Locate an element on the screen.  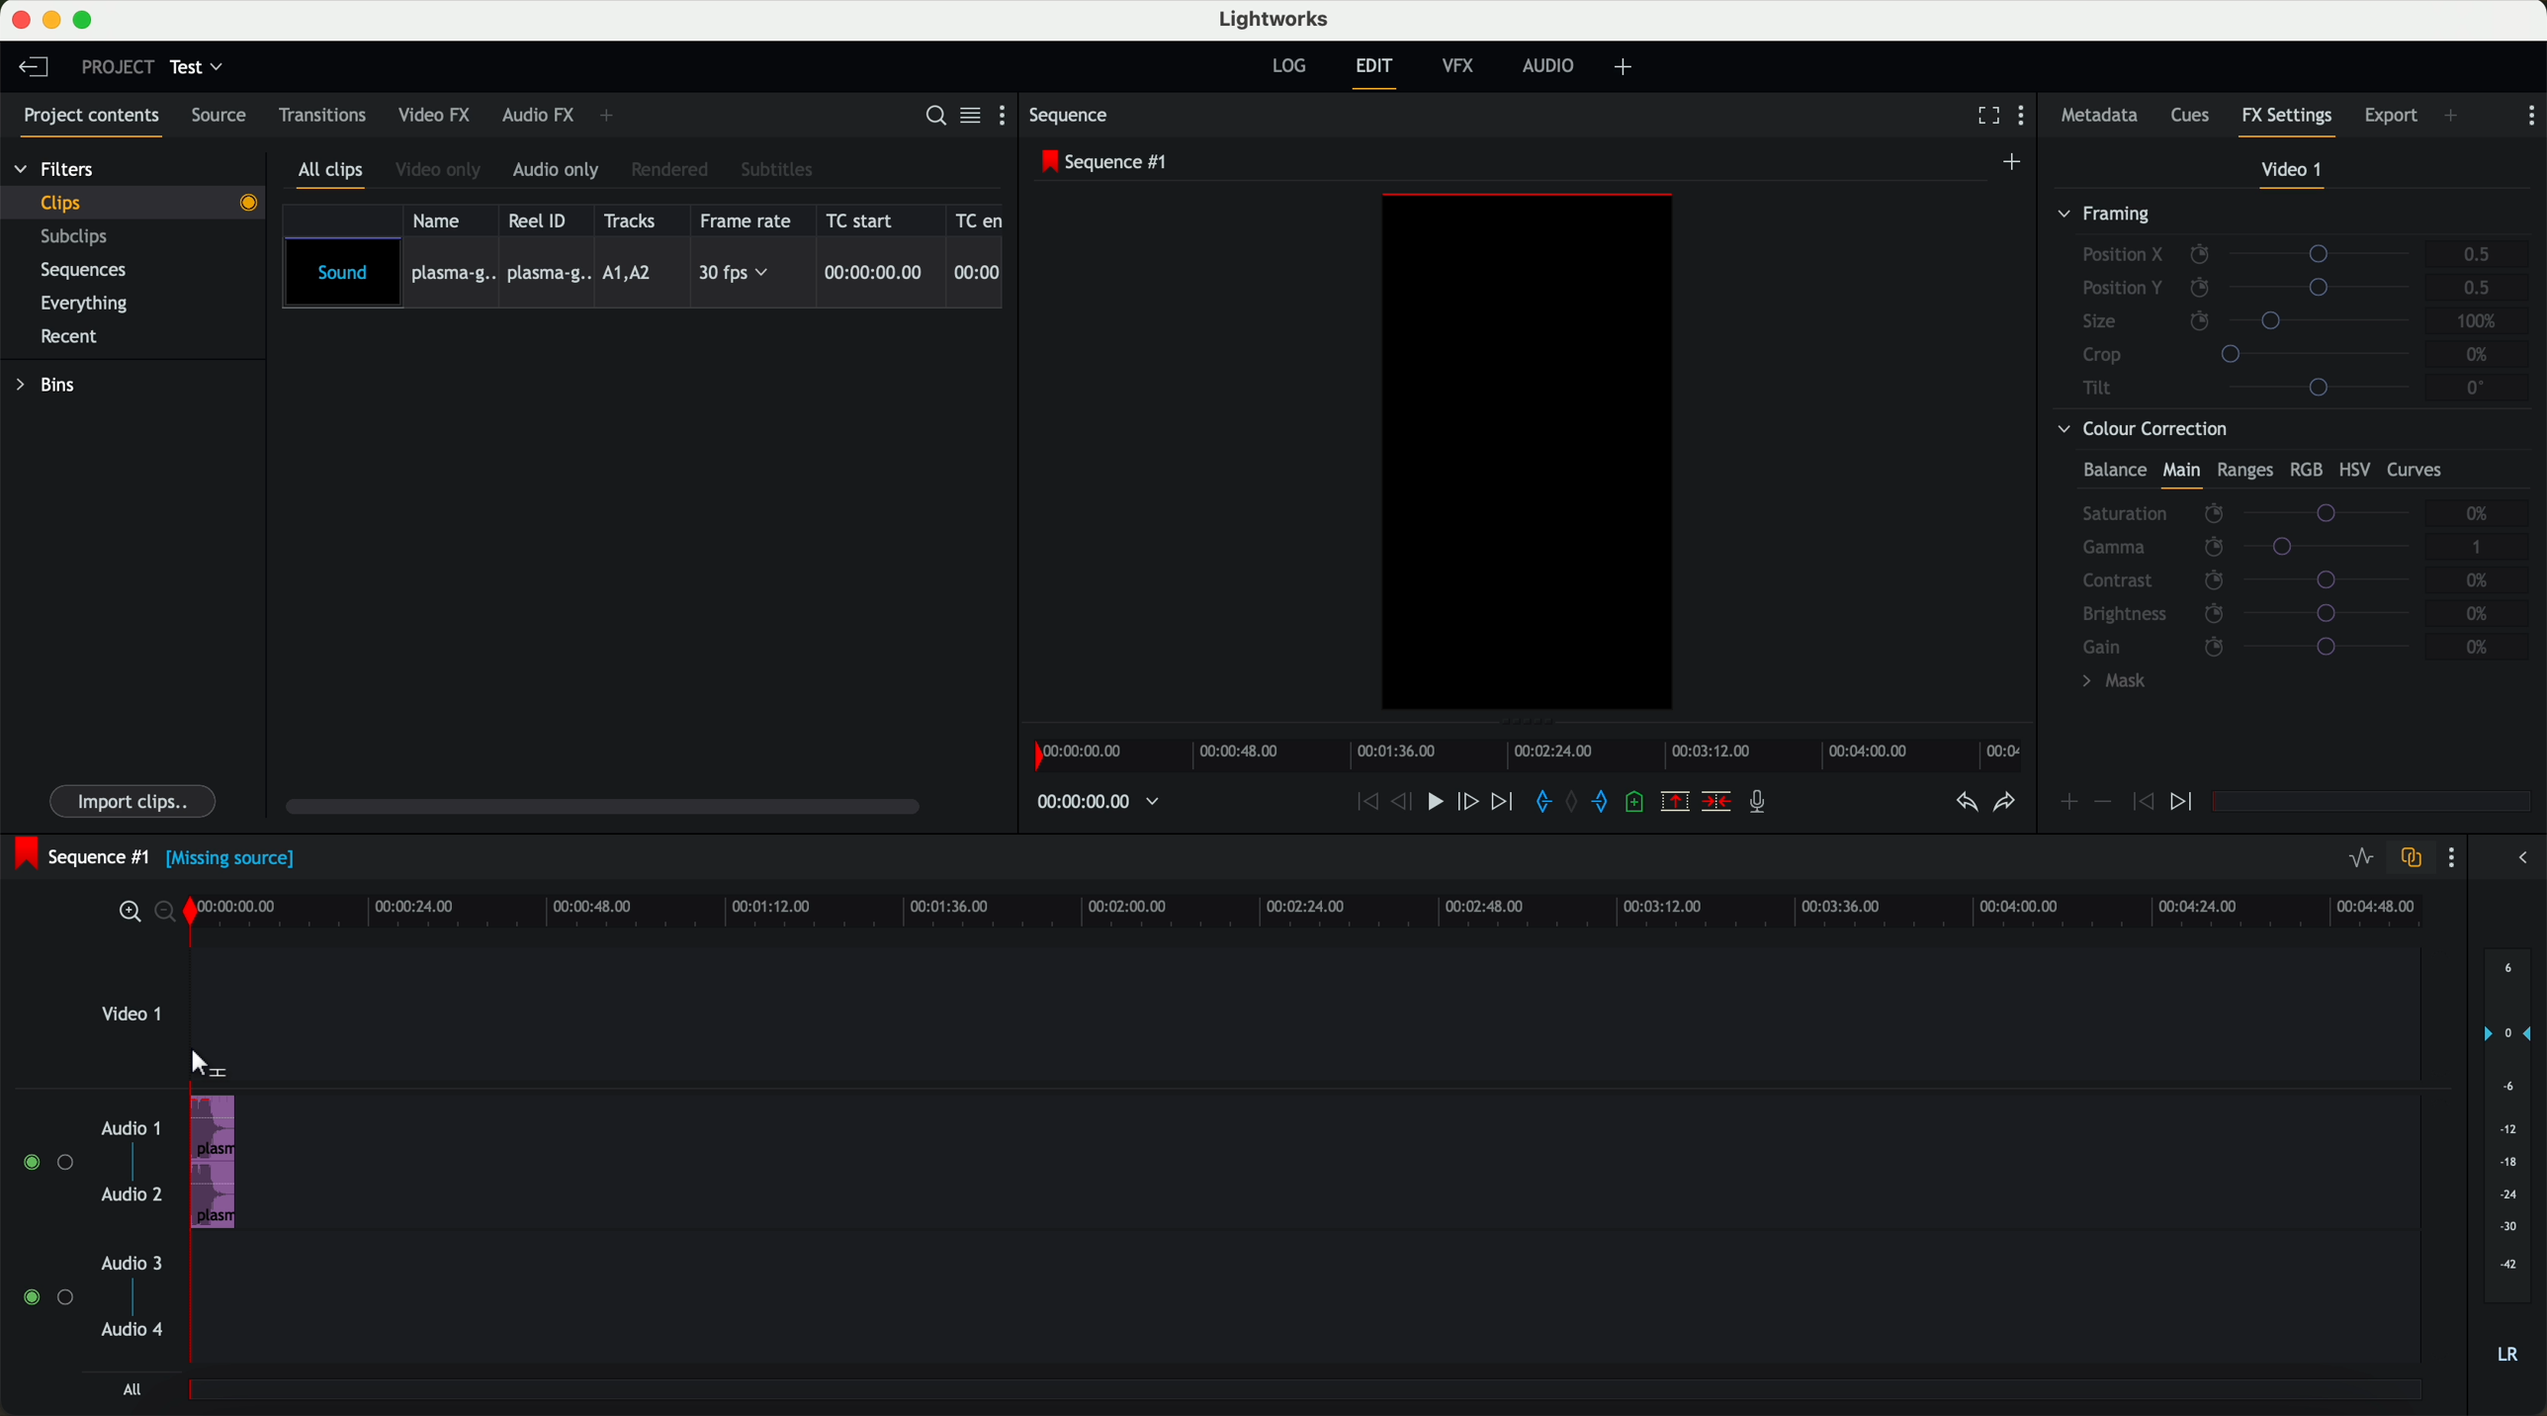
clip is located at coordinates (144, 202).